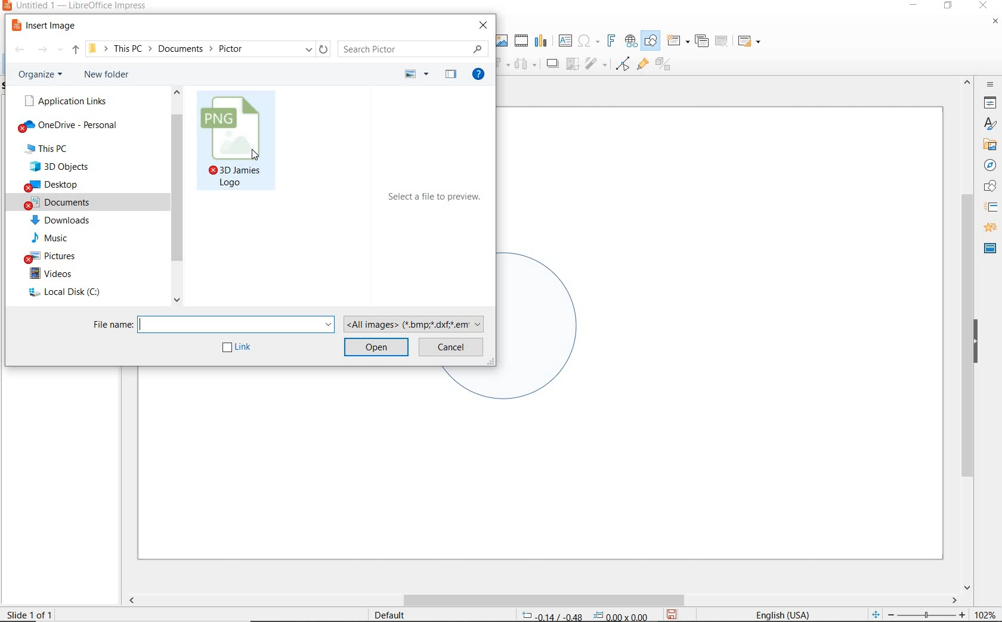  Describe the element at coordinates (976, 343) in the screenshot. I see `hide` at that location.